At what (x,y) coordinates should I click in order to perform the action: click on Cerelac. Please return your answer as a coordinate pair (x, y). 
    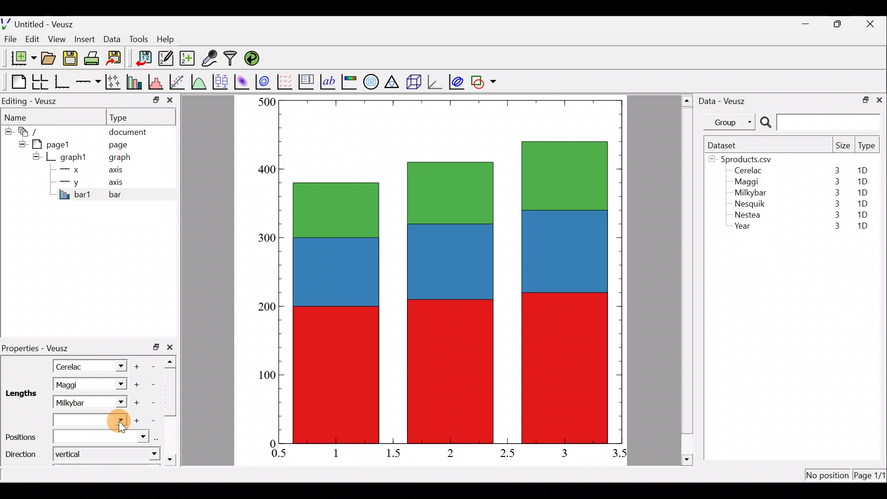
    Looking at the image, I should click on (72, 365).